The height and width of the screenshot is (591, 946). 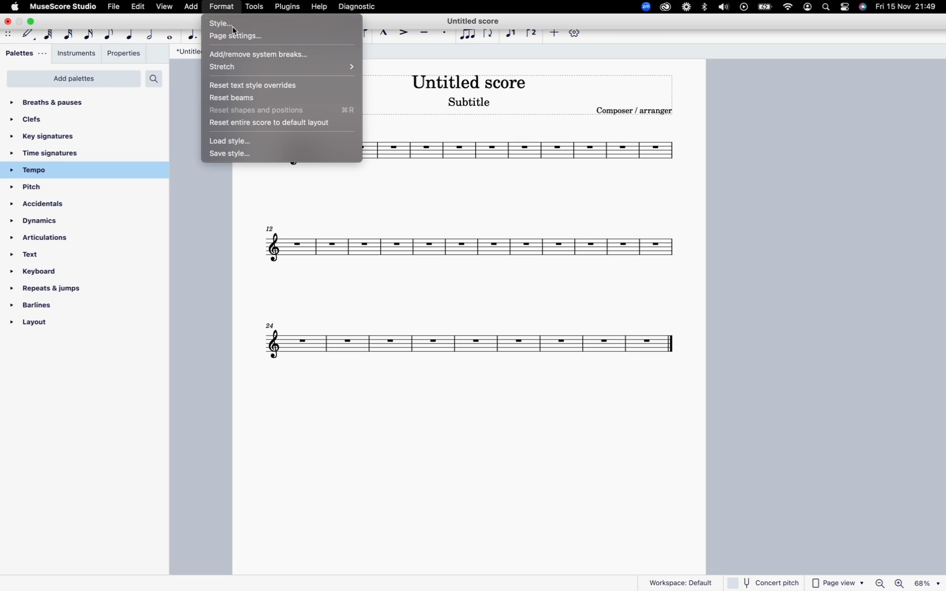 What do you see at coordinates (273, 121) in the screenshot?
I see `reset entire score to default layout` at bounding box center [273, 121].